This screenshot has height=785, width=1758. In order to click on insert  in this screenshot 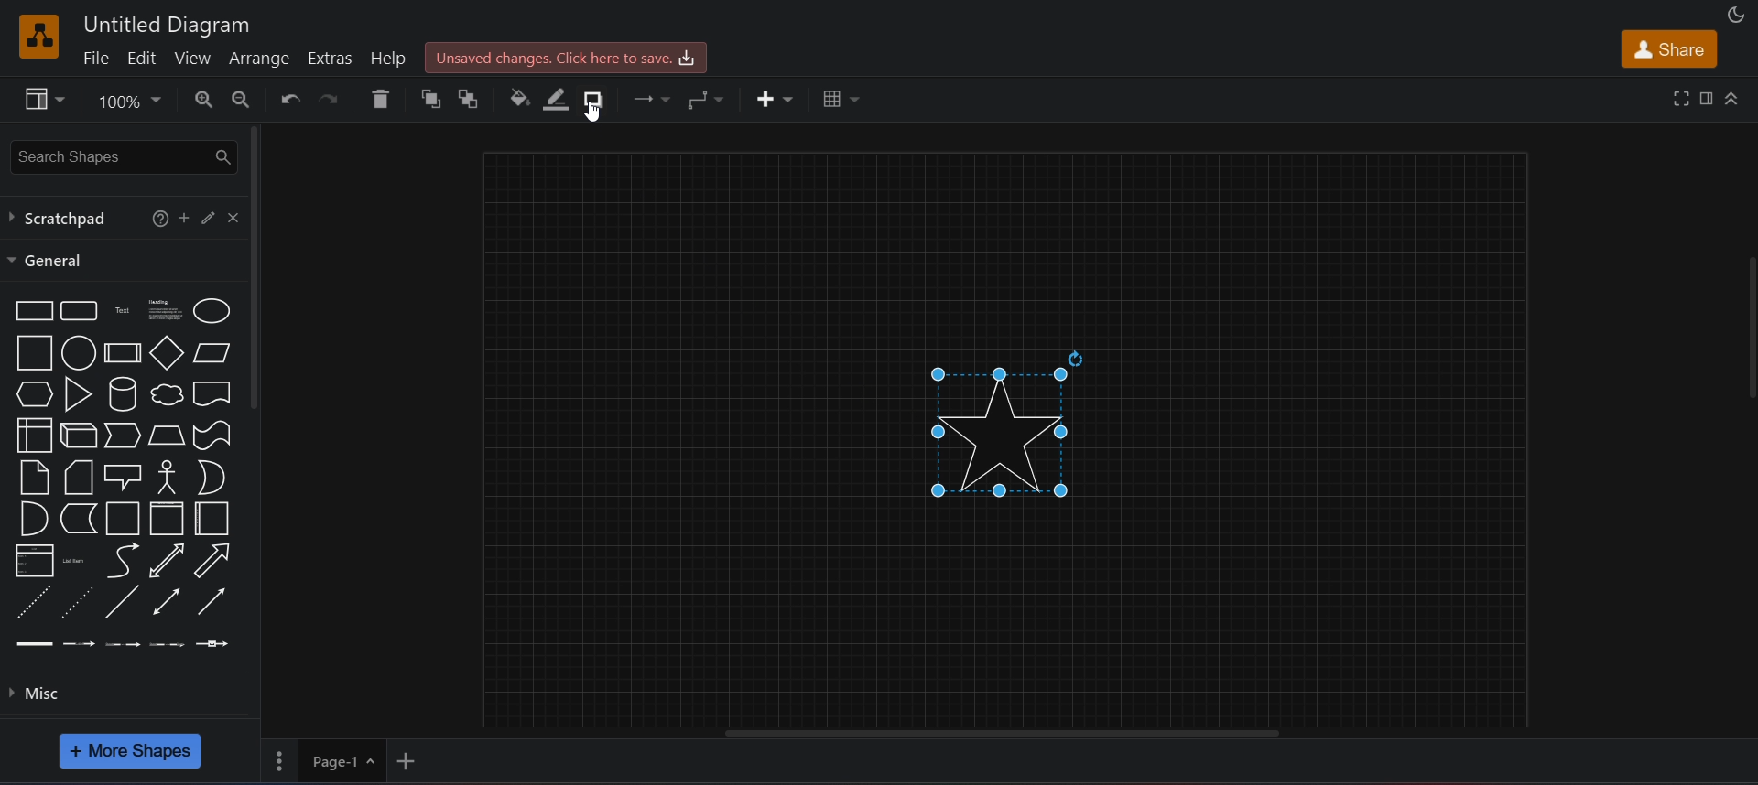, I will do `click(776, 101)`.